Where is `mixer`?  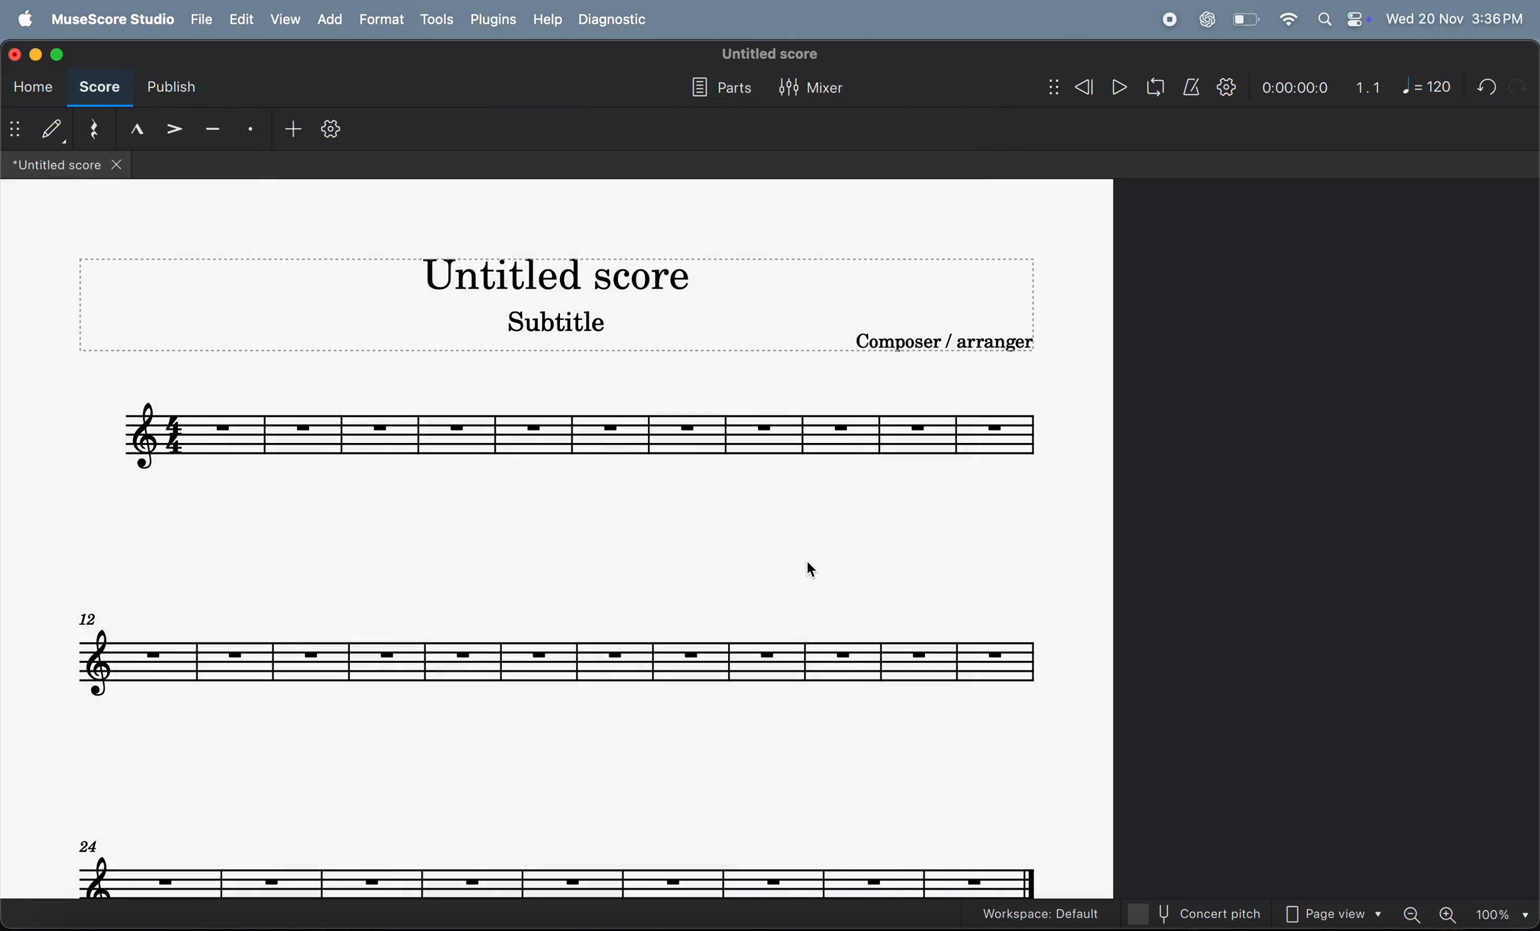 mixer is located at coordinates (814, 89).